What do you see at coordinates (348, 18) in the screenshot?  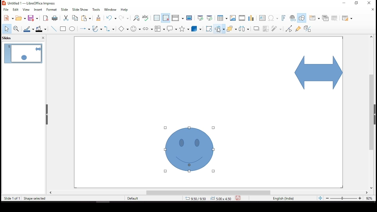 I see `slide layout` at bounding box center [348, 18].